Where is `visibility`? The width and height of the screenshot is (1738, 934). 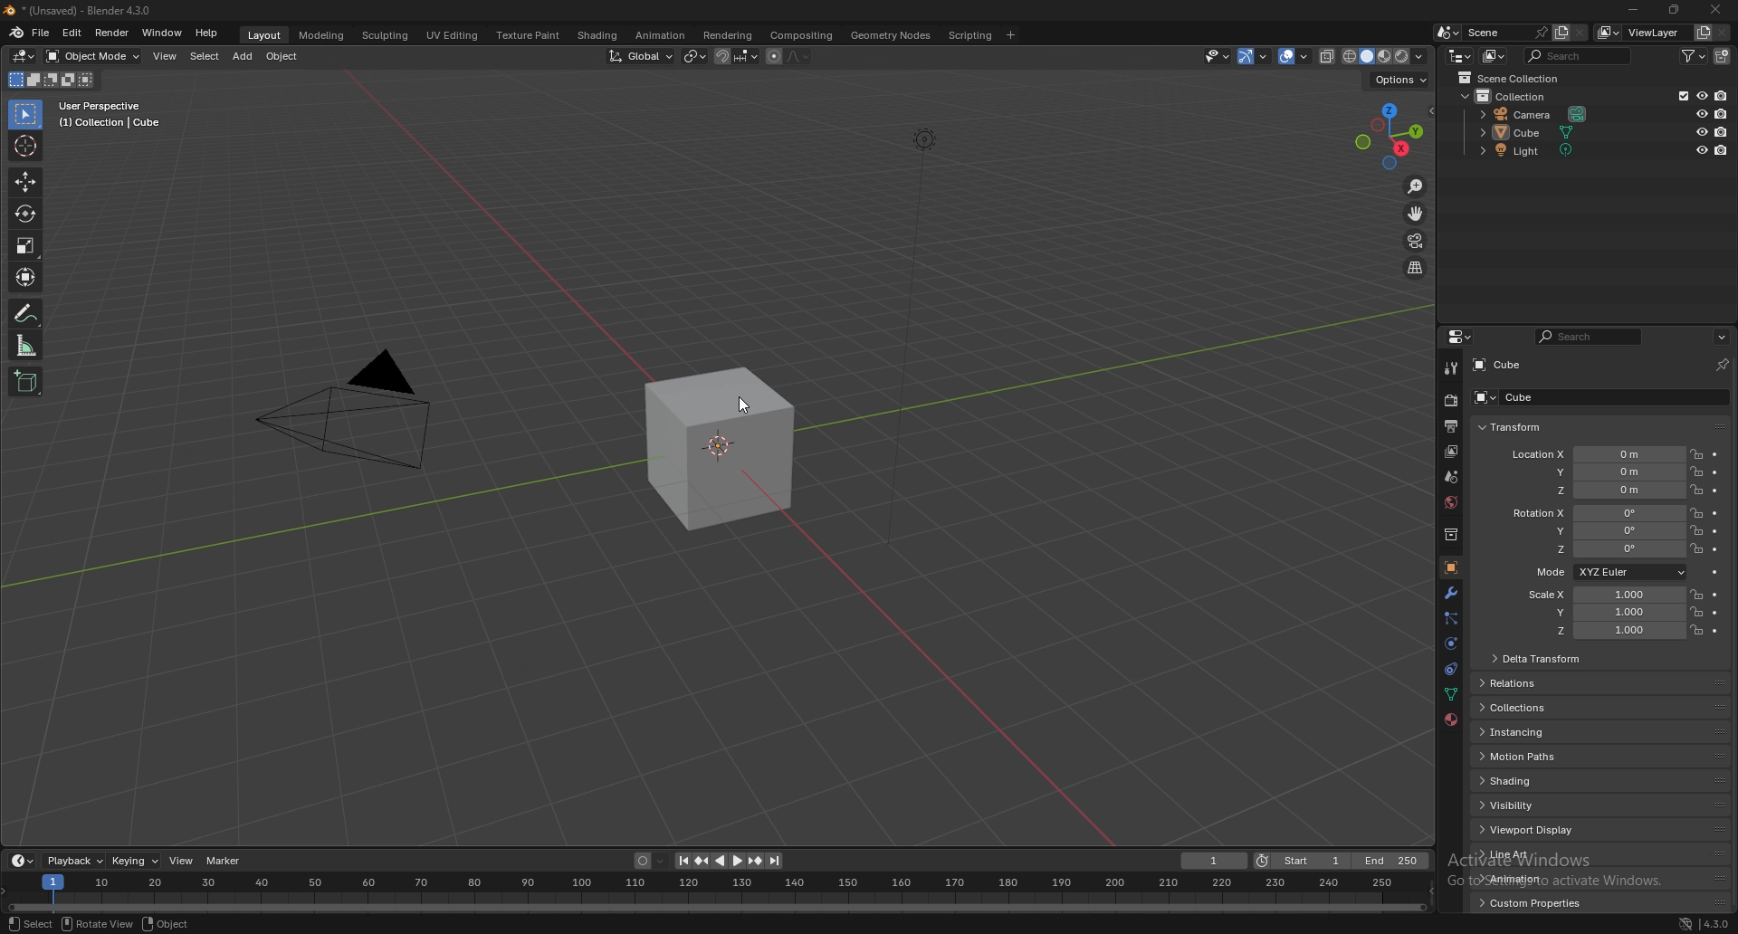 visibility is located at coordinates (1532, 805).